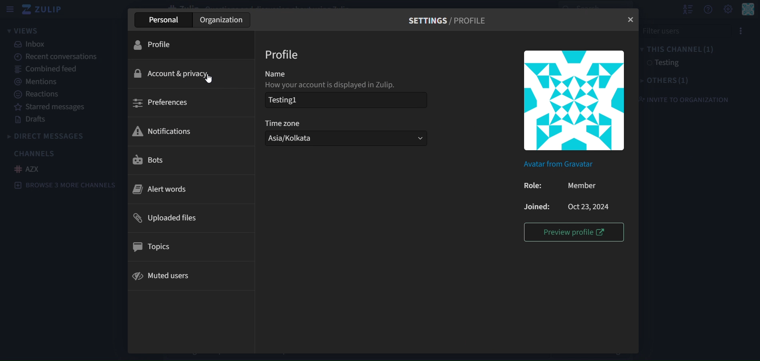 The height and width of the screenshot is (361, 760). I want to click on reactions, so click(40, 95).